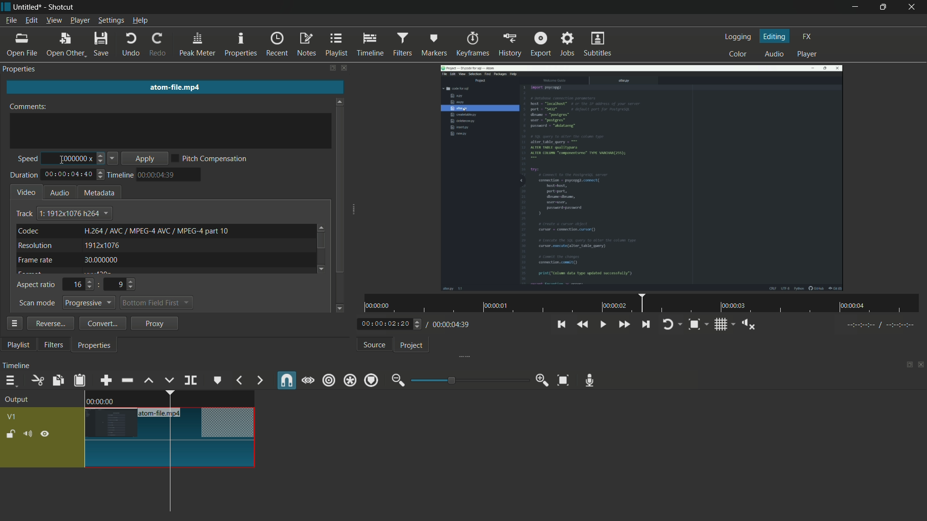  Describe the element at coordinates (350, 380) in the screenshot. I see `ripple all tracks` at that location.